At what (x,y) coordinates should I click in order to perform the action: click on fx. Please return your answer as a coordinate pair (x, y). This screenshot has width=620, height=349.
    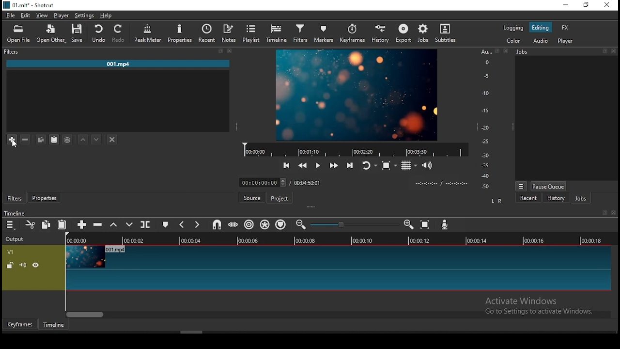
    Looking at the image, I should click on (564, 28).